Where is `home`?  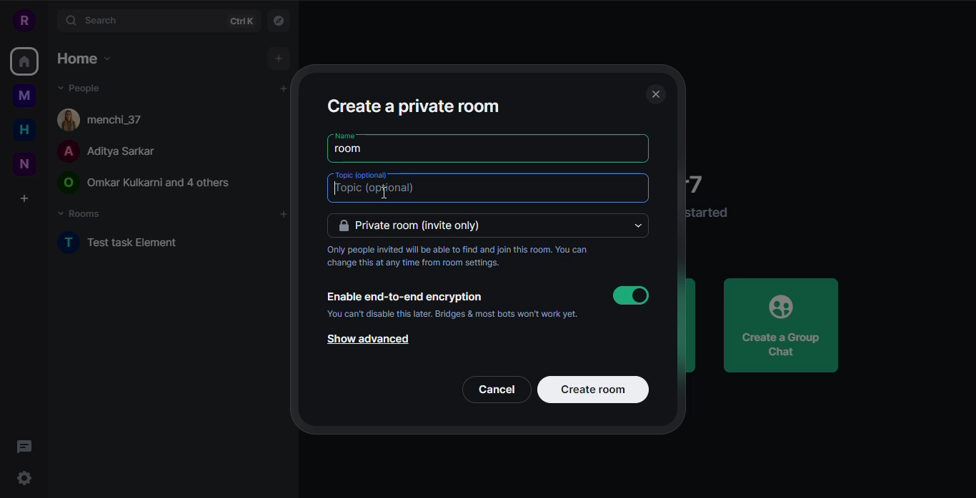
home is located at coordinates (24, 129).